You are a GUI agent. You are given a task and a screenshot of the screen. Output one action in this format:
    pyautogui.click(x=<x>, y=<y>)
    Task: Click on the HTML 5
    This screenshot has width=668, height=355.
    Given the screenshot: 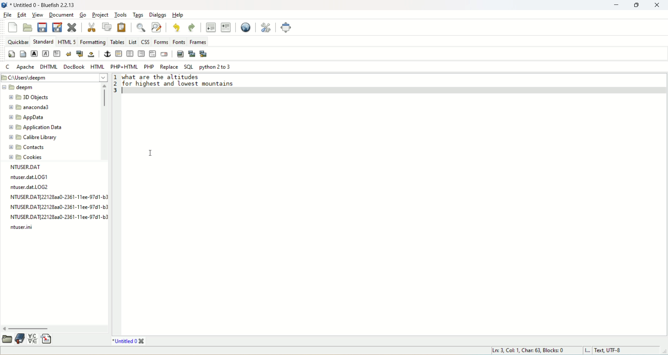 What is the action you would take?
    pyautogui.click(x=66, y=41)
    